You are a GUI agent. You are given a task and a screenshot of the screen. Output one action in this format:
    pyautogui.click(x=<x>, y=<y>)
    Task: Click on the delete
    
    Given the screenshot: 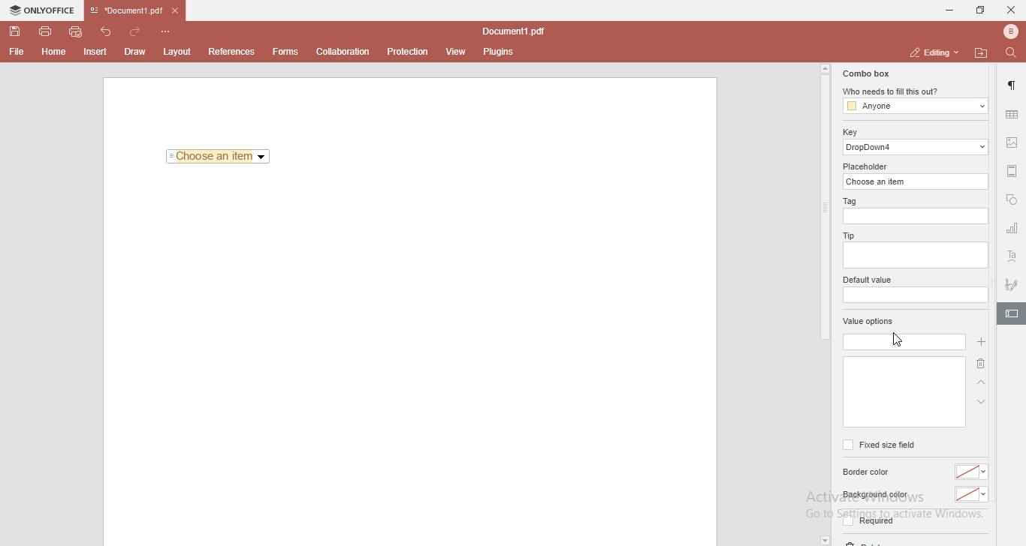 What is the action you would take?
    pyautogui.click(x=979, y=366)
    